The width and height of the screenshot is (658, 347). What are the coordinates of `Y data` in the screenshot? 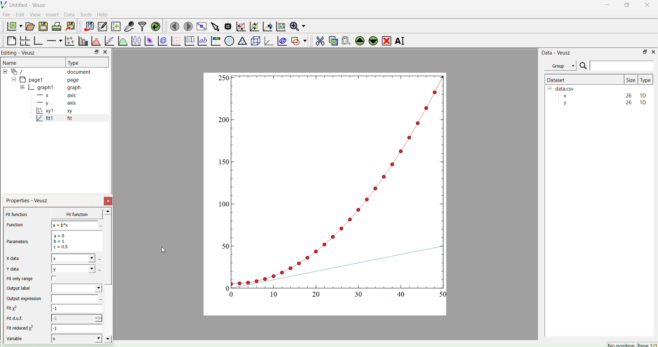 It's located at (17, 269).